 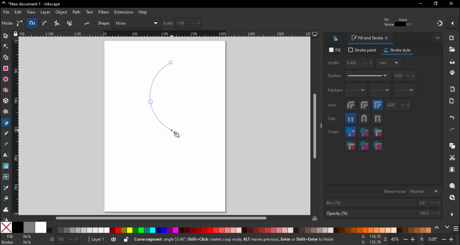 I want to click on calligraphy tool, so click(x=6, y=145).